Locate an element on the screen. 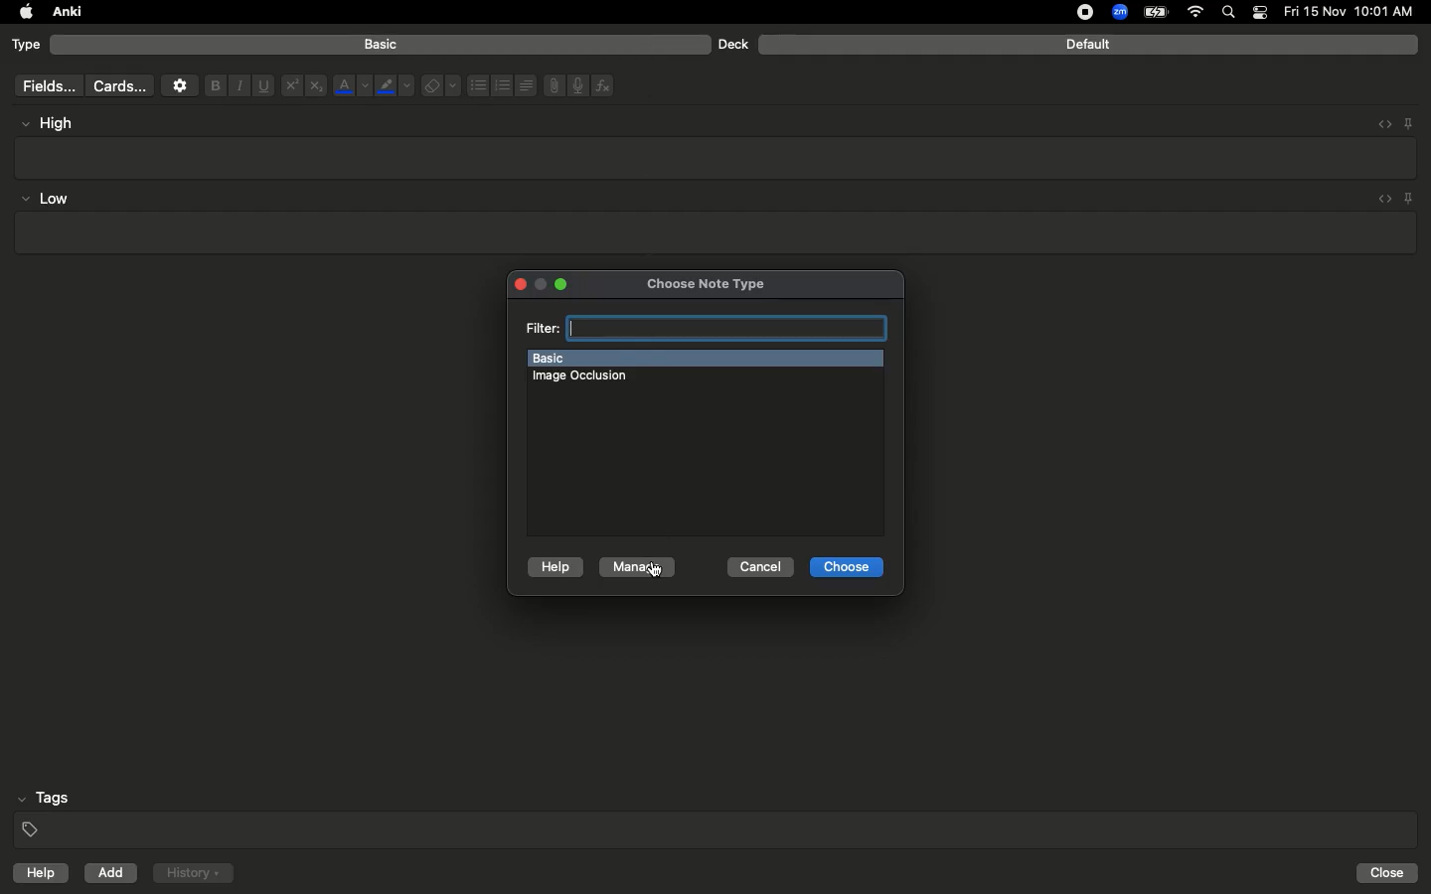 The height and width of the screenshot is (894, 1431). Fields is located at coordinates (45, 85).